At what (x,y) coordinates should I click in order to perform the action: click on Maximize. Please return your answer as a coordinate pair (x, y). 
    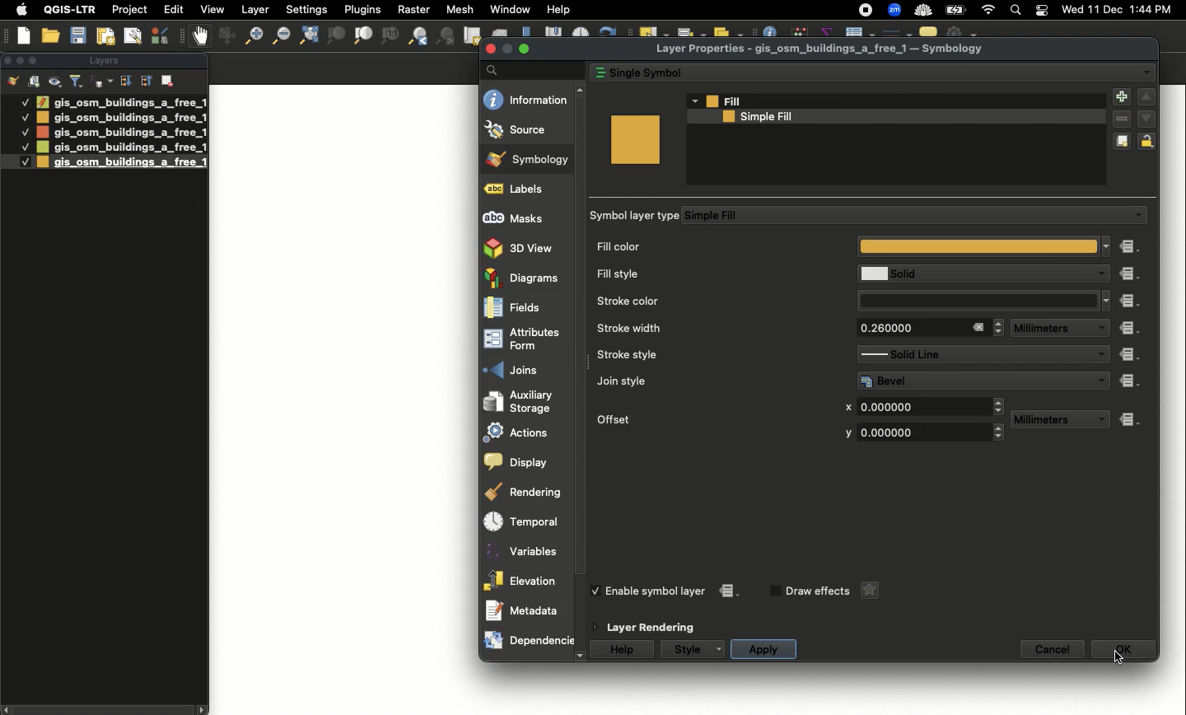
    Looking at the image, I should click on (36, 60).